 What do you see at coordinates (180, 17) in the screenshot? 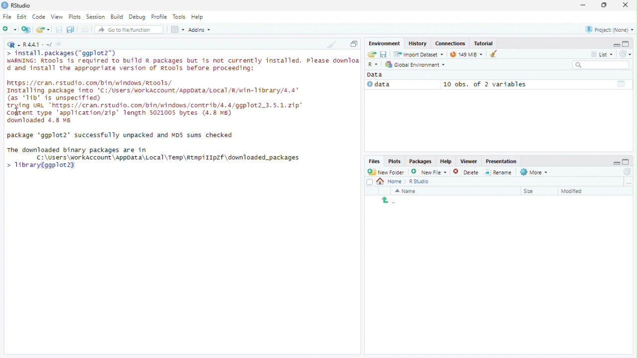
I see `Tools` at bounding box center [180, 17].